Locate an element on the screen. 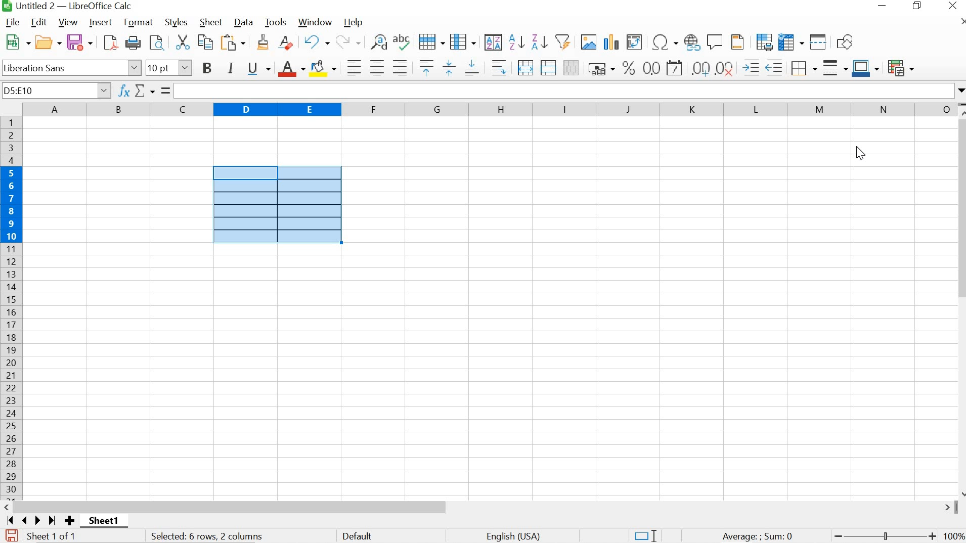 Image resolution: width=966 pixels, height=543 pixels. formula is located at coordinates (758, 537).